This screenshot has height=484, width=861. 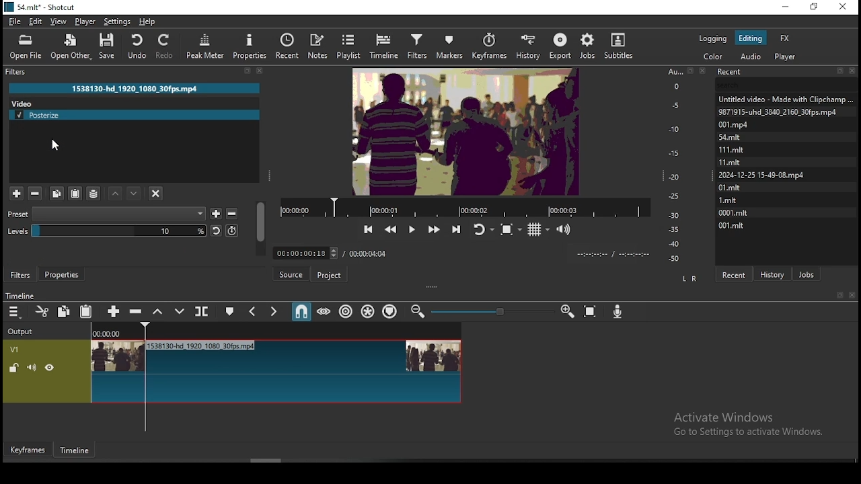 I want to click on properties, so click(x=252, y=45).